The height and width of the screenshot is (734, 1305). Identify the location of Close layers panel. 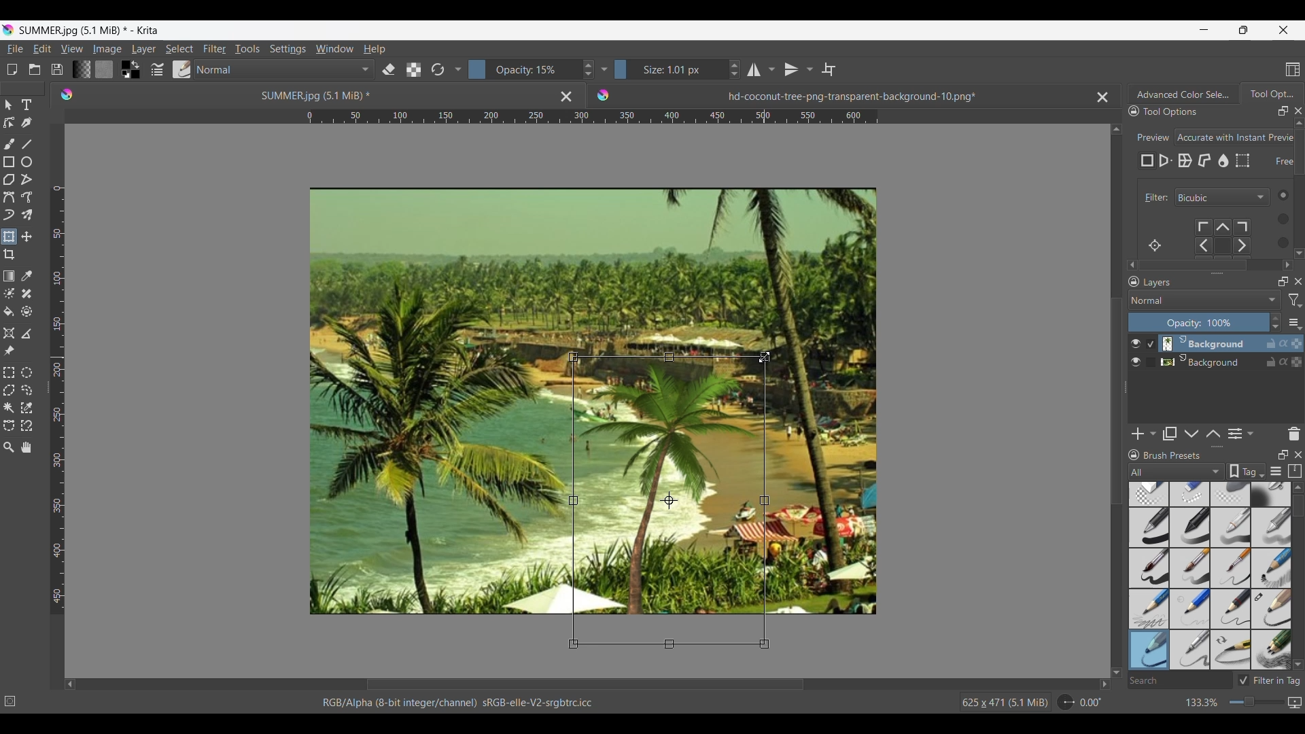
(1298, 281).